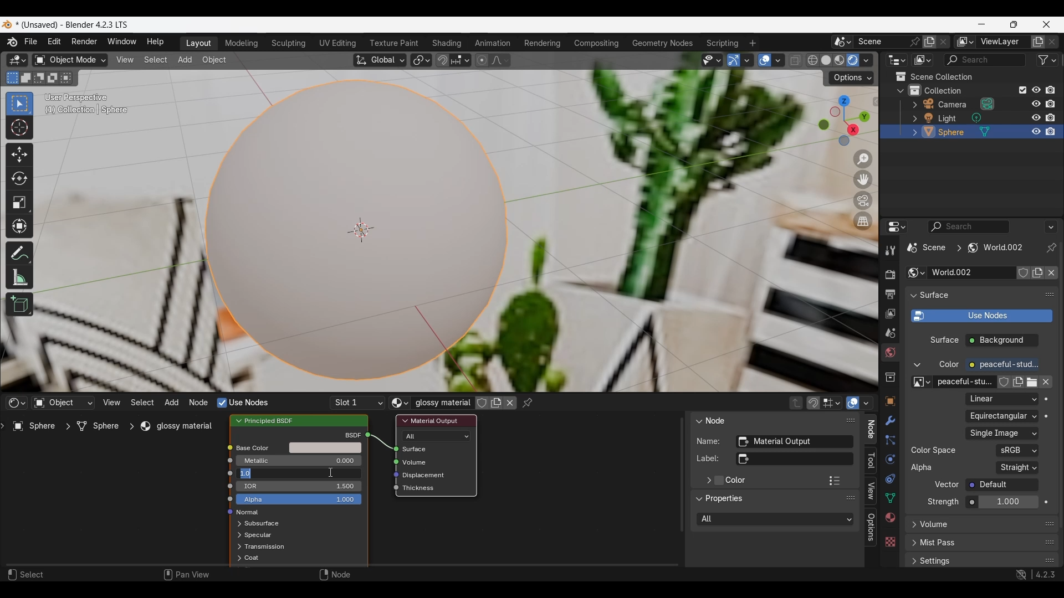  I want to click on expand respective scenes, so click(236, 559).